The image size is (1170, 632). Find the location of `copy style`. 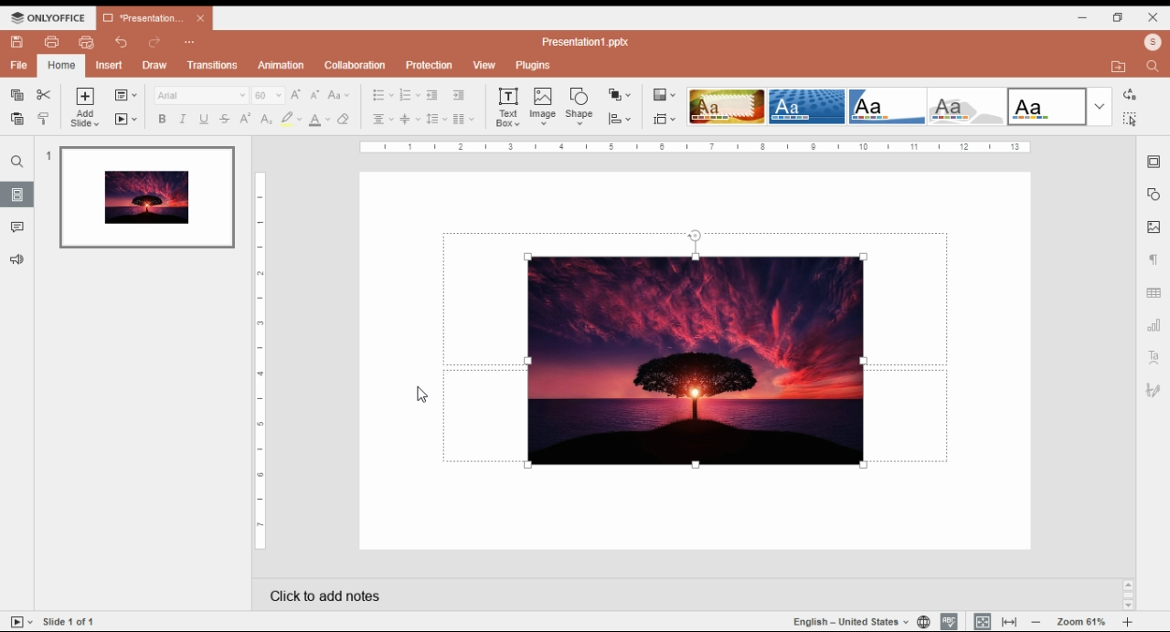

copy style is located at coordinates (45, 118).